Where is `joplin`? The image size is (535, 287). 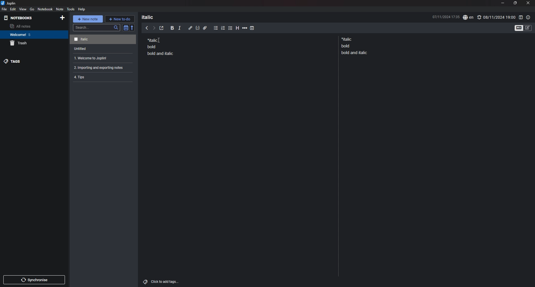 joplin is located at coordinates (8, 3).